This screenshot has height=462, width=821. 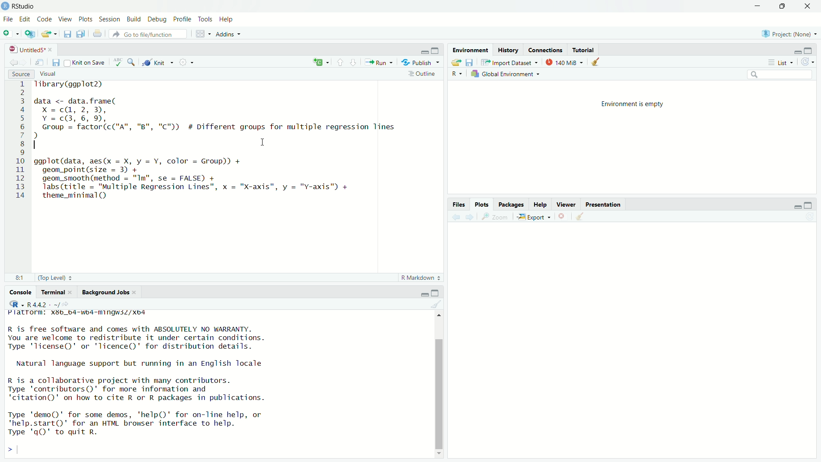 What do you see at coordinates (12, 33) in the screenshot?
I see `add file` at bounding box center [12, 33].